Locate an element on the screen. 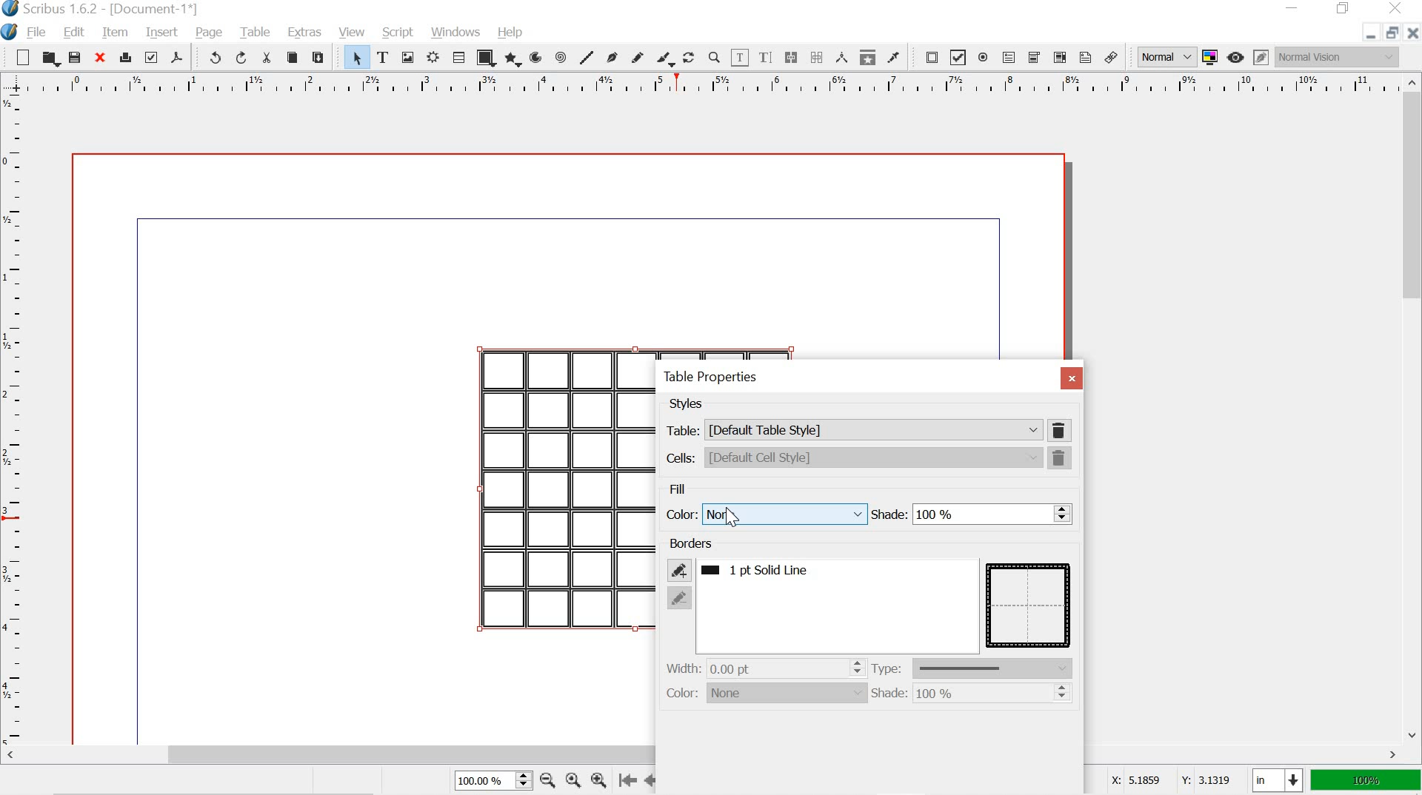 The height and width of the screenshot is (795, 1422). new is located at coordinates (21, 57).